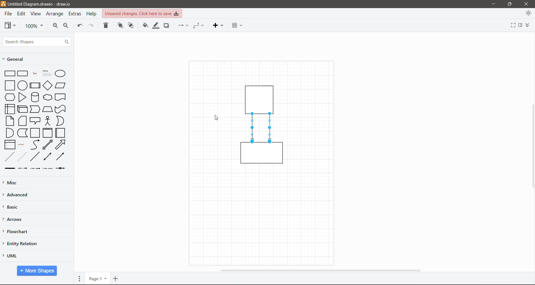  What do you see at coordinates (61, 144) in the screenshot?
I see `arrow` at bounding box center [61, 144].